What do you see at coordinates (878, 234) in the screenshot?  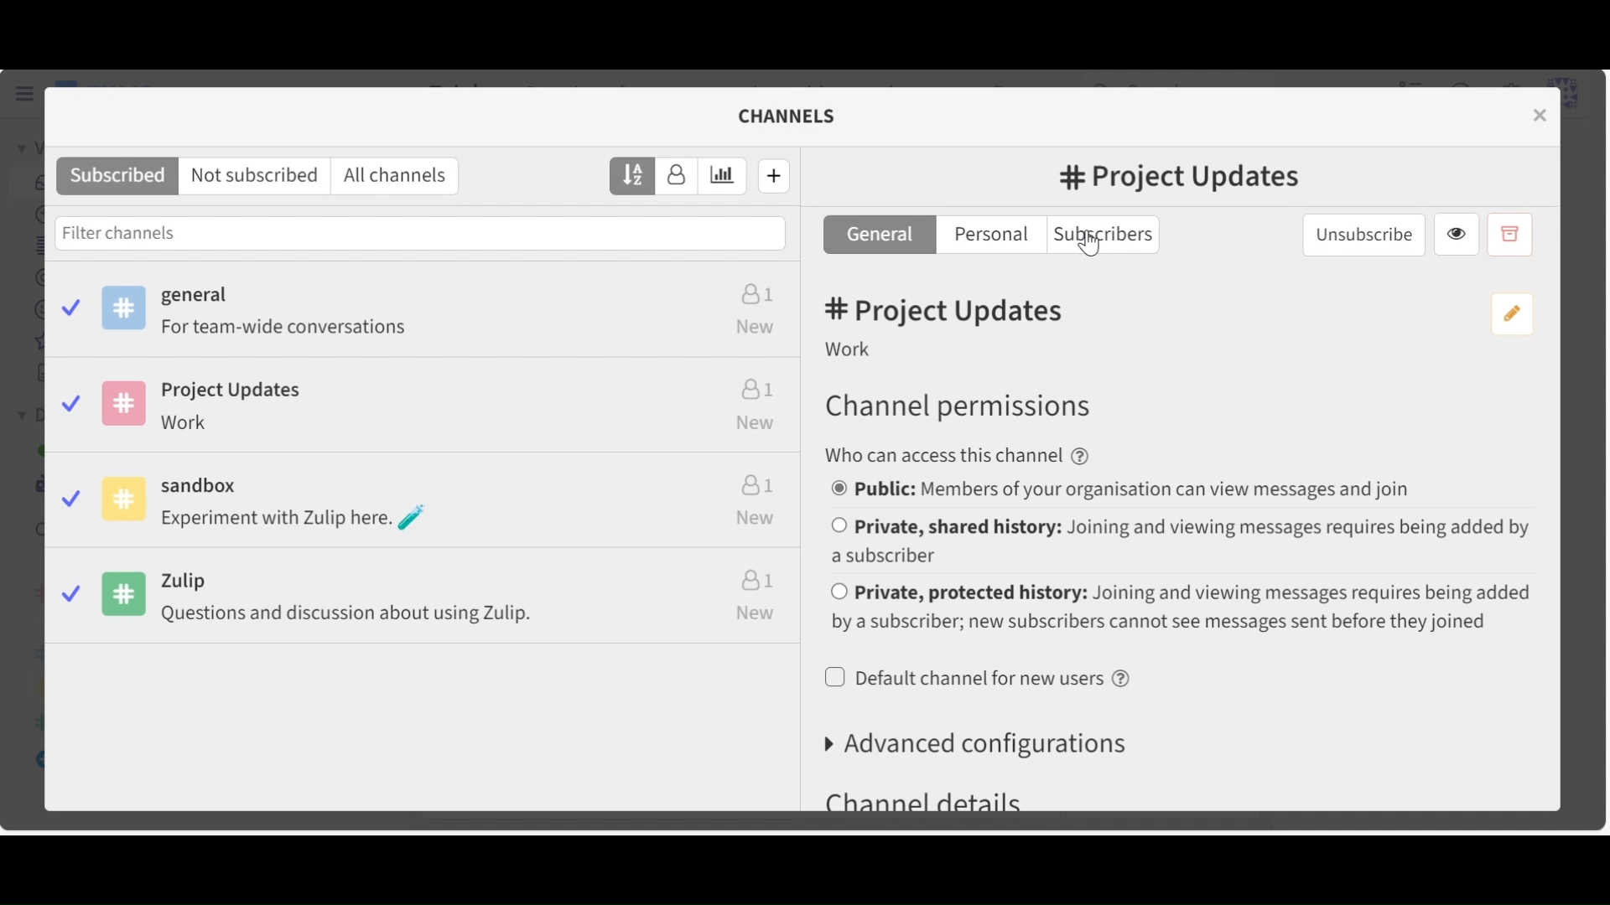 I see `General` at bounding box center [878, 234].